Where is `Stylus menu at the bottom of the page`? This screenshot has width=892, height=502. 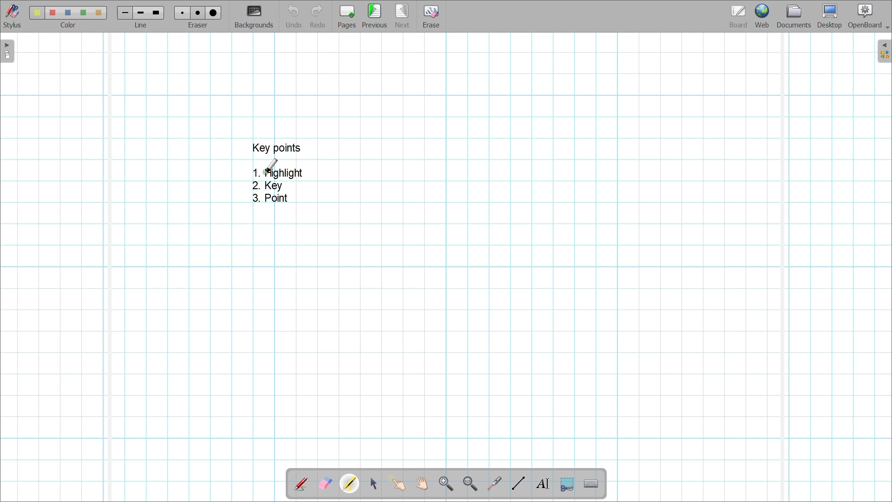 Stylus menu at the bottom of the page is located at coordinates (13, 16).